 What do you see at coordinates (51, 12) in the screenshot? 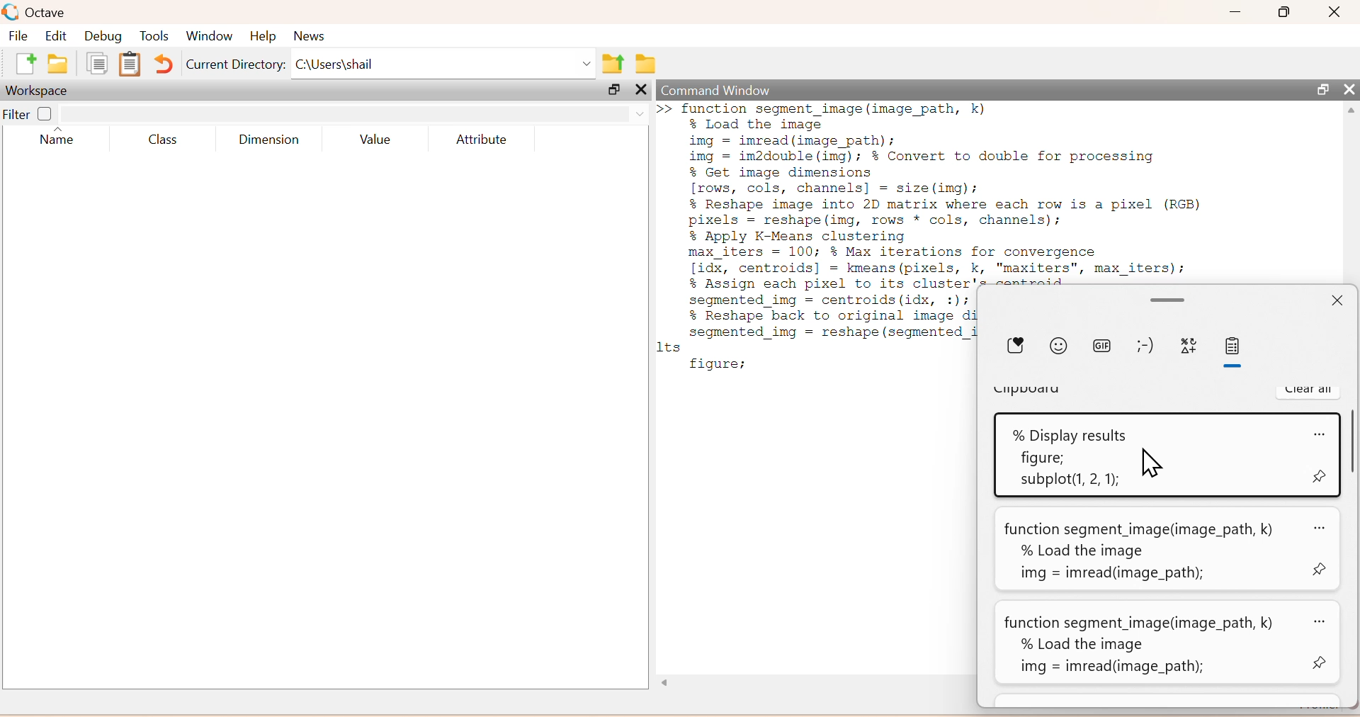
I see `Octave` at bounding box center [51, 12].